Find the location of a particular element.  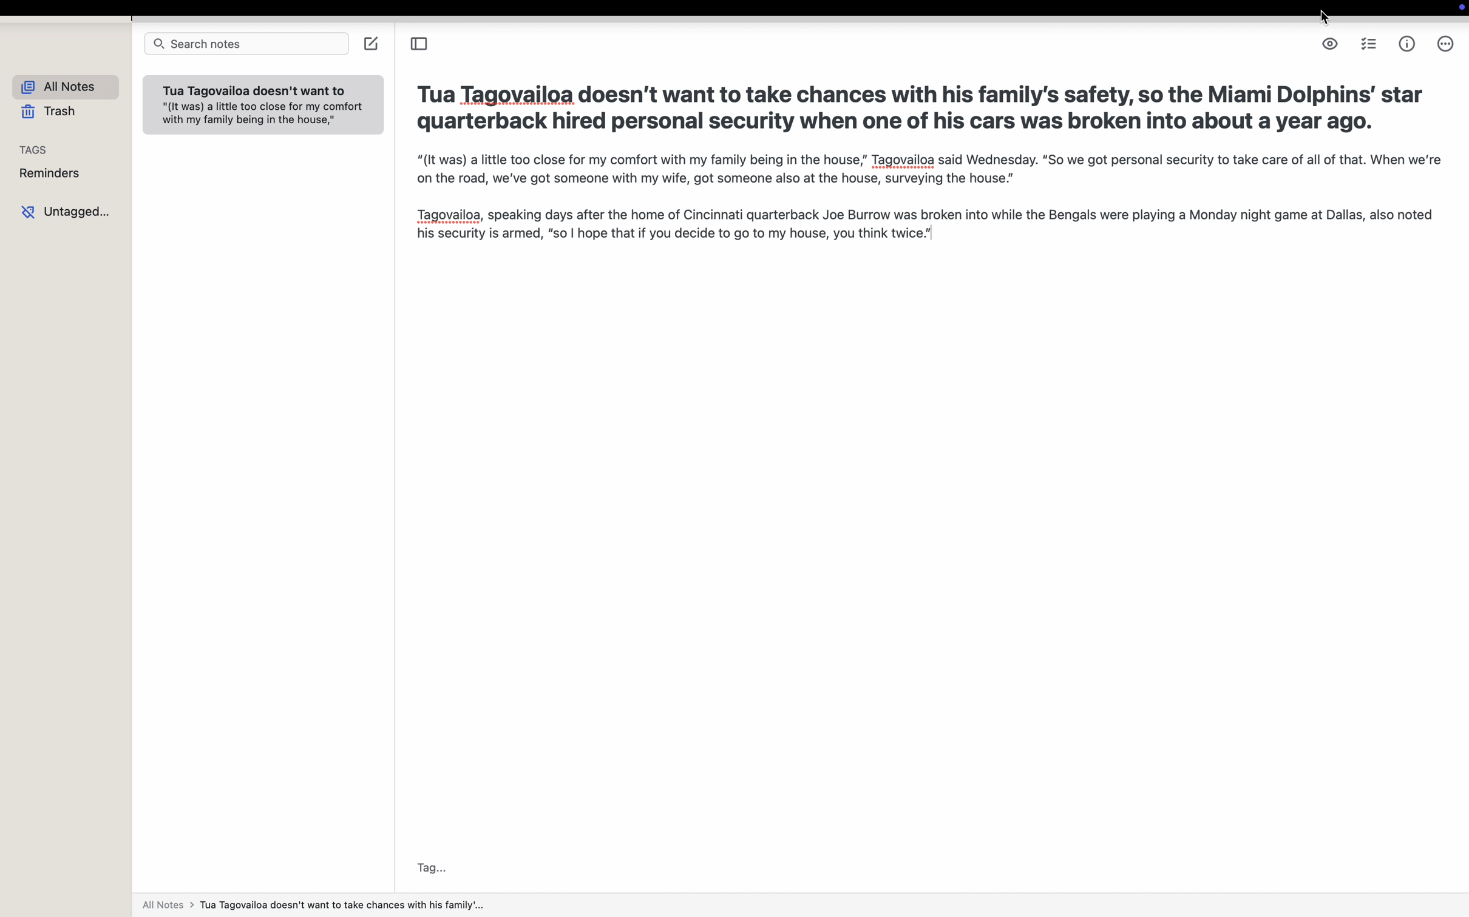

markdown is located at coordinates (1330, 44).